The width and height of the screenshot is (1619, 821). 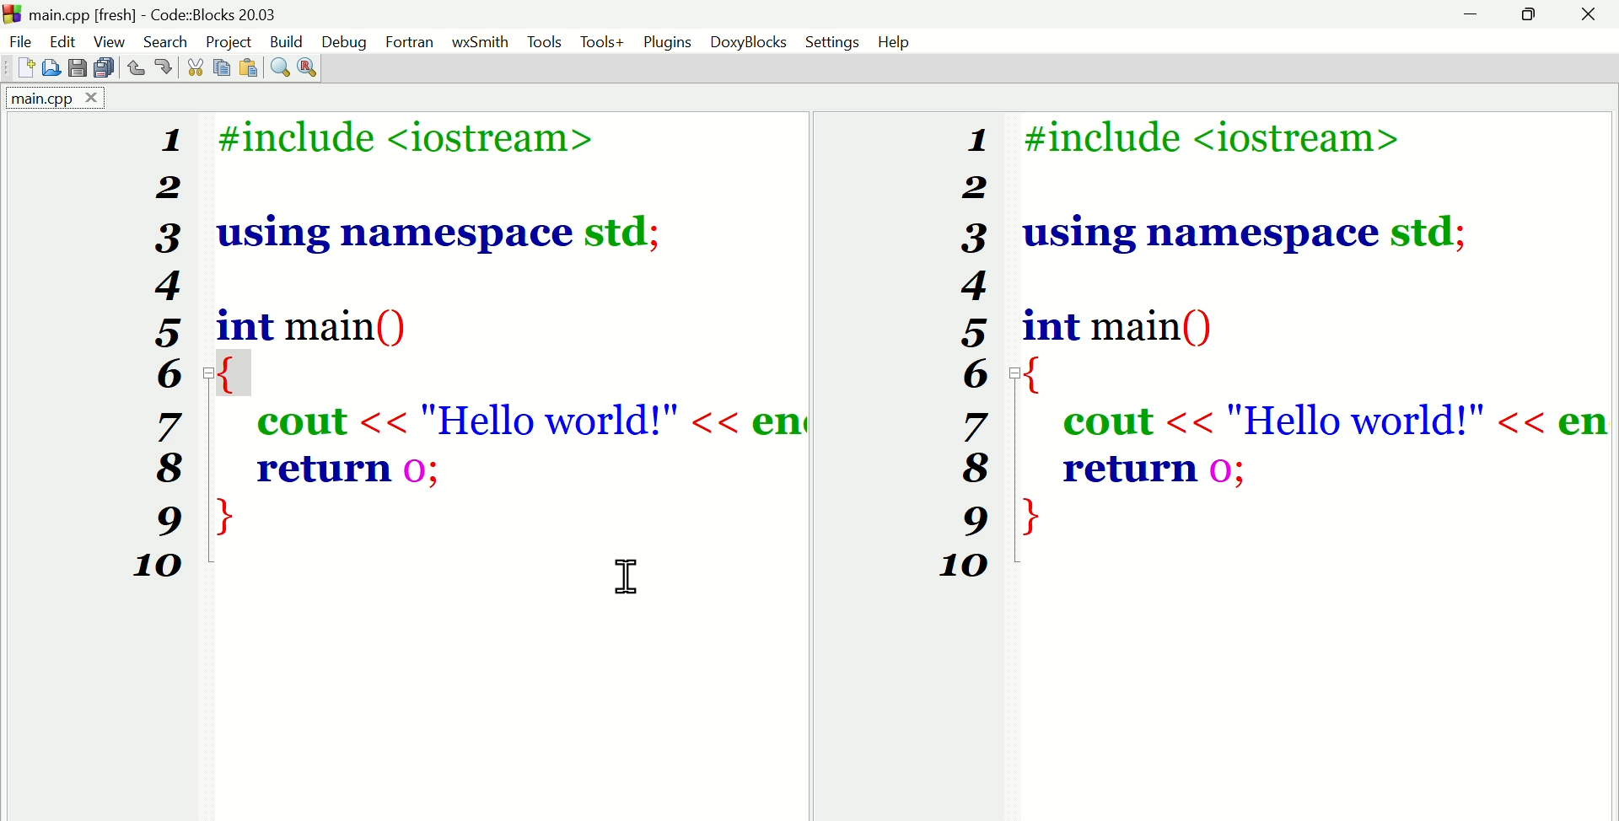 I want to click on Redo, so click(x=167, y=69).